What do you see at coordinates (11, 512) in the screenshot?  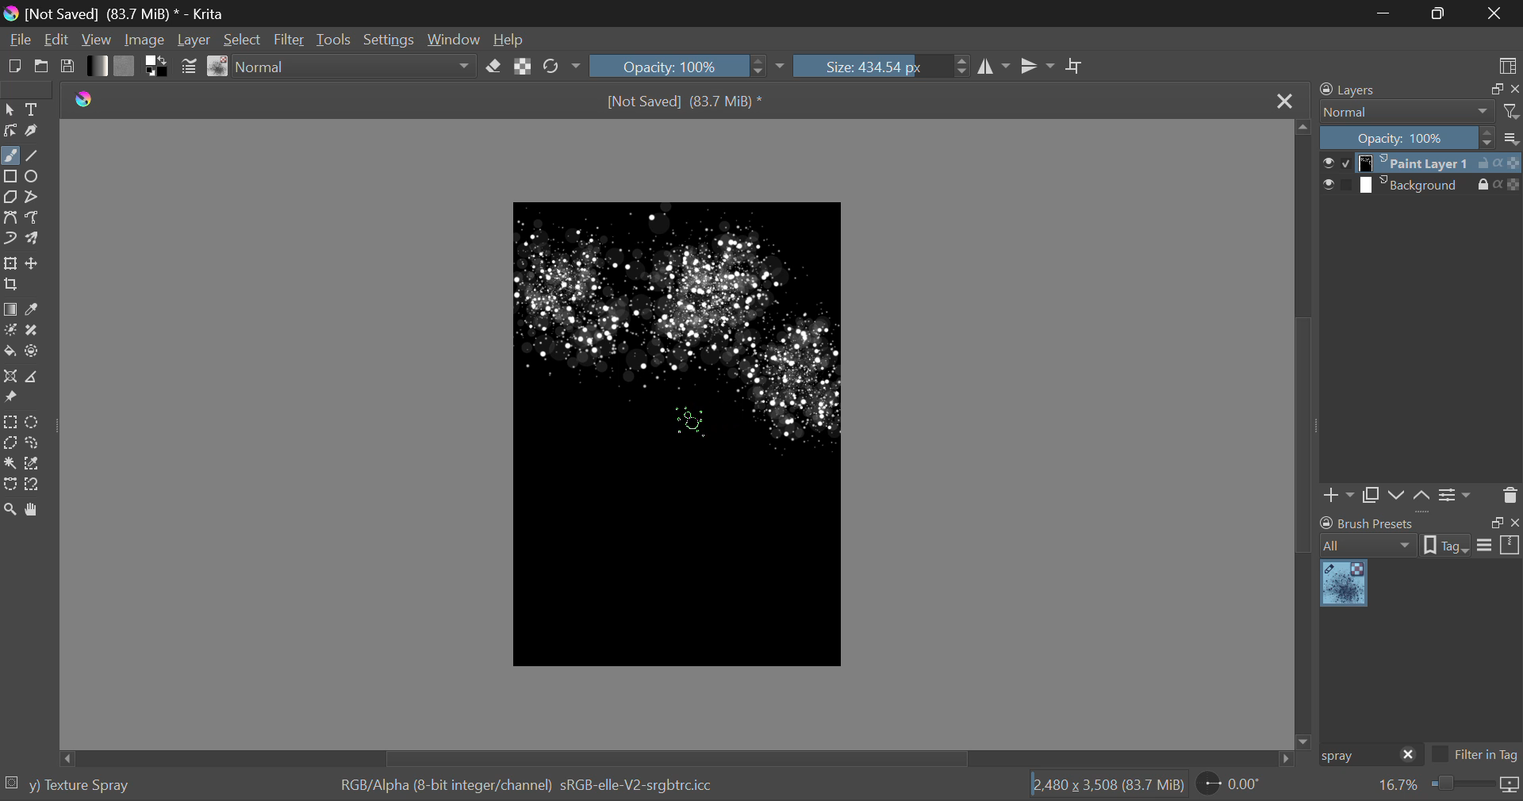 I see `Zoom` at bounding box center [11, 512].